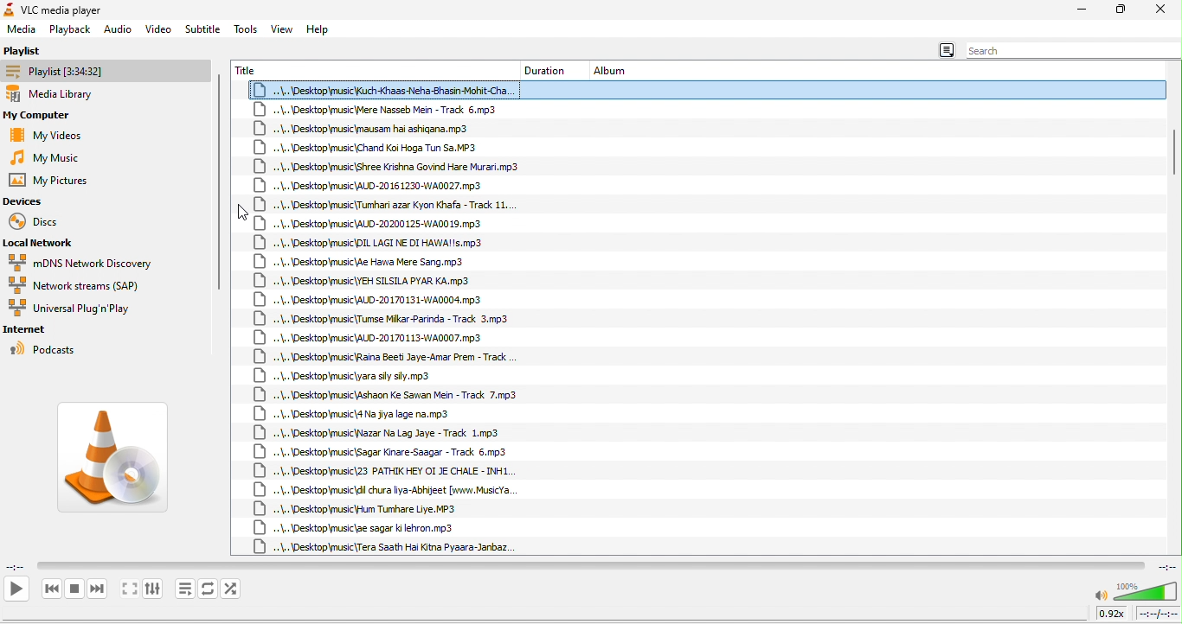 Image resolution: width=1182 pixels, height=624 pixels. What do you see at coordinates (203, 28) in the screenshot?
I see `subtitle` at bounding box center [203, 28].